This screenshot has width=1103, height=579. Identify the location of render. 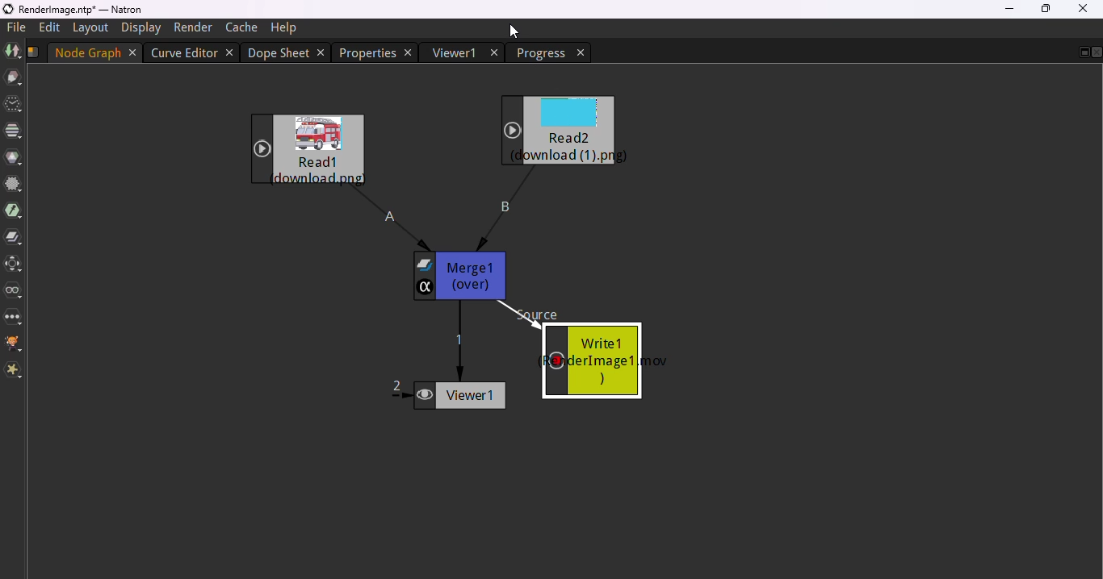
(193, 27).